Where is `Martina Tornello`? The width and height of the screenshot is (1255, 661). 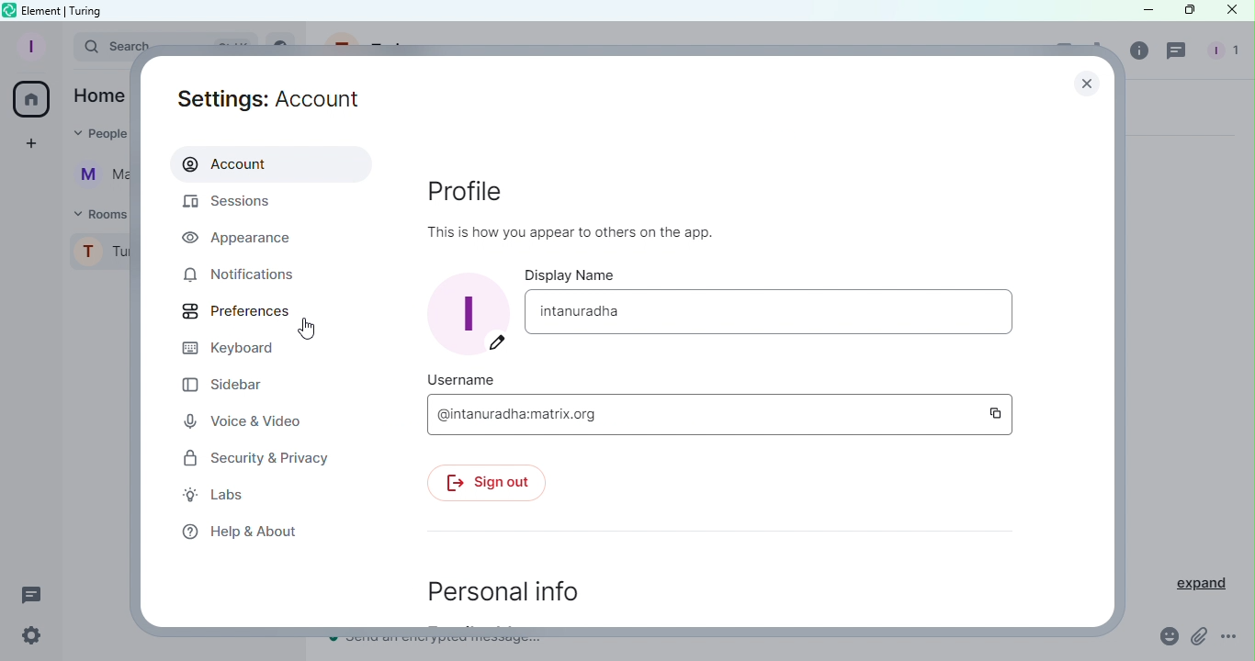 Martina Tornello is located at coordinates (97, 179).